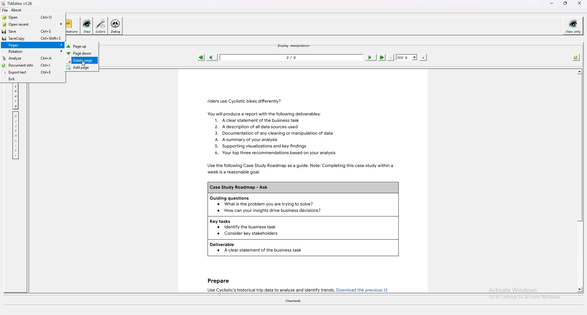 The height and width of the screenshot is (315, 587). Describe the element at coordinates (32, 58) in the screenshot. I see `Analyze Ctrl+A` at that location.